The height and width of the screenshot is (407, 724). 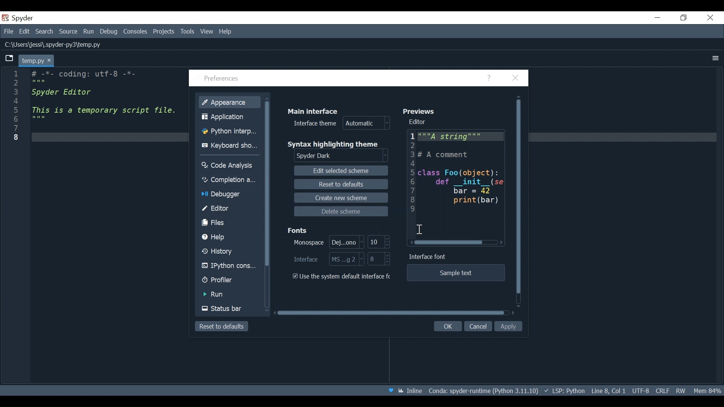 What do you see at coordinates (455, 273) in the screenshot?
I see `Sample text` at bounding box center [455, 273].